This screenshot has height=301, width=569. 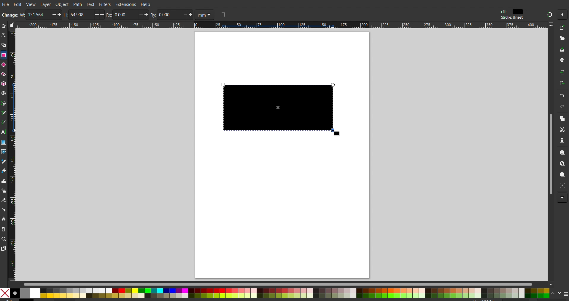 I want to click on increase/decrease, so click(x=56, y=15).